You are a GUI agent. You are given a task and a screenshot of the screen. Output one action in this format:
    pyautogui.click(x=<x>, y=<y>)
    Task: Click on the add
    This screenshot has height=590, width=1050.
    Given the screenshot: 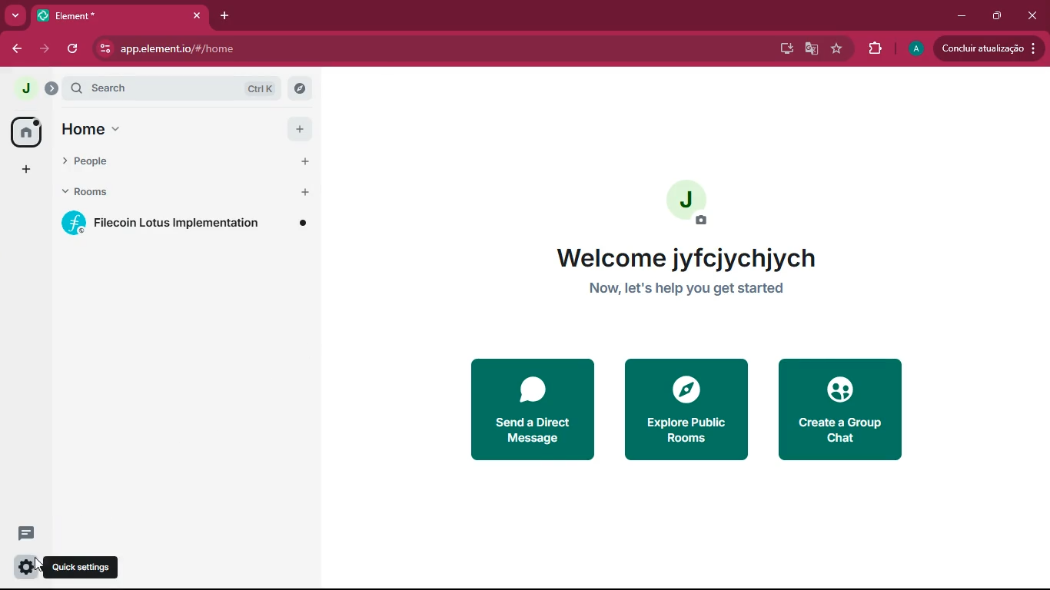 What is the action you would take?
    pyautogui.click(x=305, y=193)
    